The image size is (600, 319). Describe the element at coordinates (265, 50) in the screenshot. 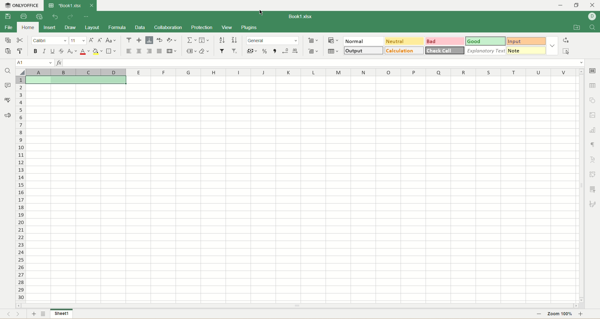

I see `percent format` at that location.